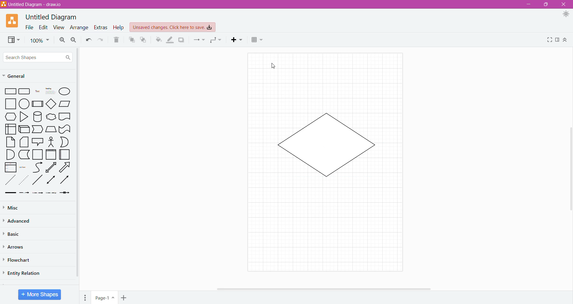  Describe the element at coordinates (144, 40) in the screenshot. I see `To Back` at that location.